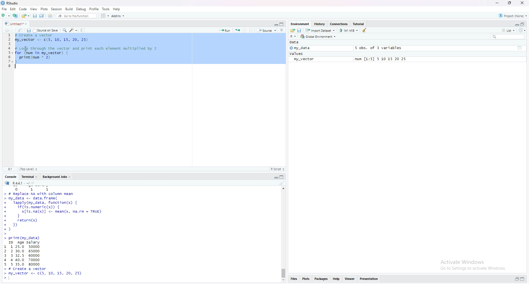 The width and height of the screenshot is (529, 284). Describe the element at coordinates (507, 37) in the screenshot. I see `search` at that location.